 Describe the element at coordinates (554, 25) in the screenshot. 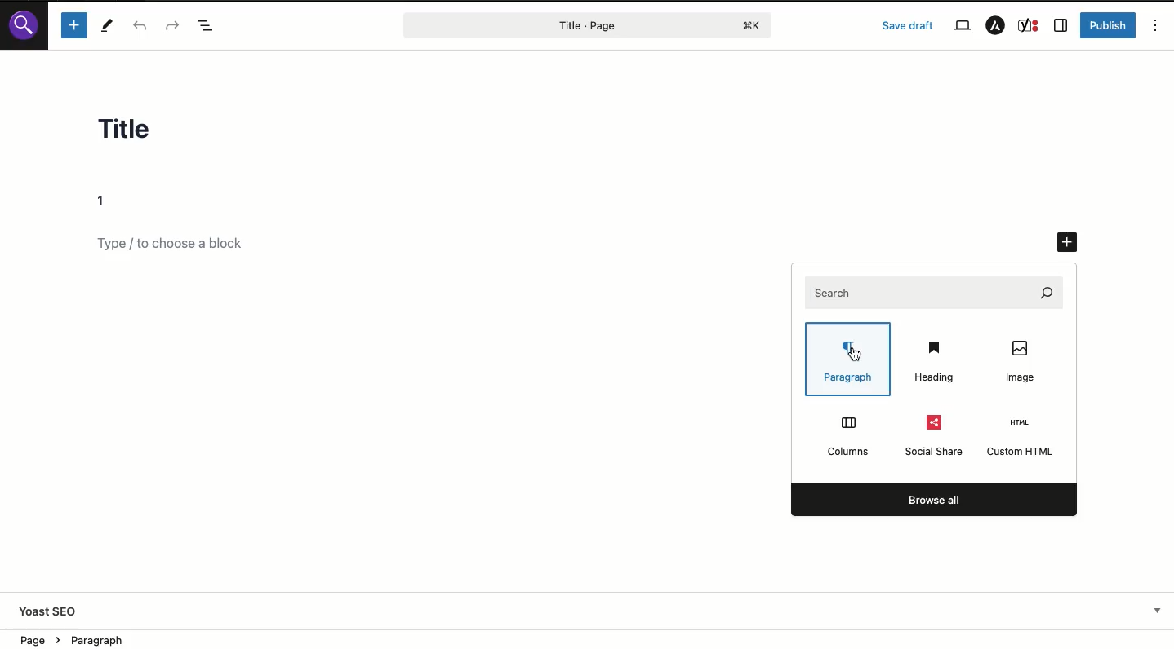

I see `Page` at that location.